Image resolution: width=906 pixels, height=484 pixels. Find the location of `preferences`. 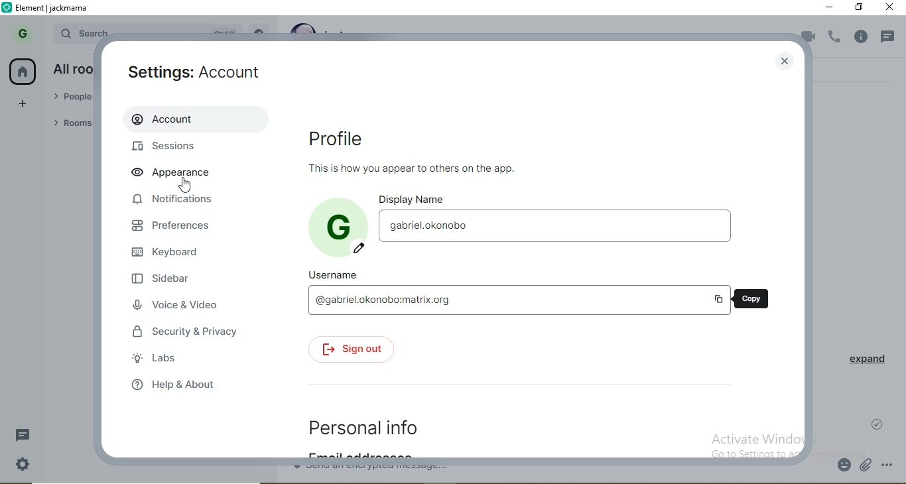

preferences is located at coordinates (181, 225).